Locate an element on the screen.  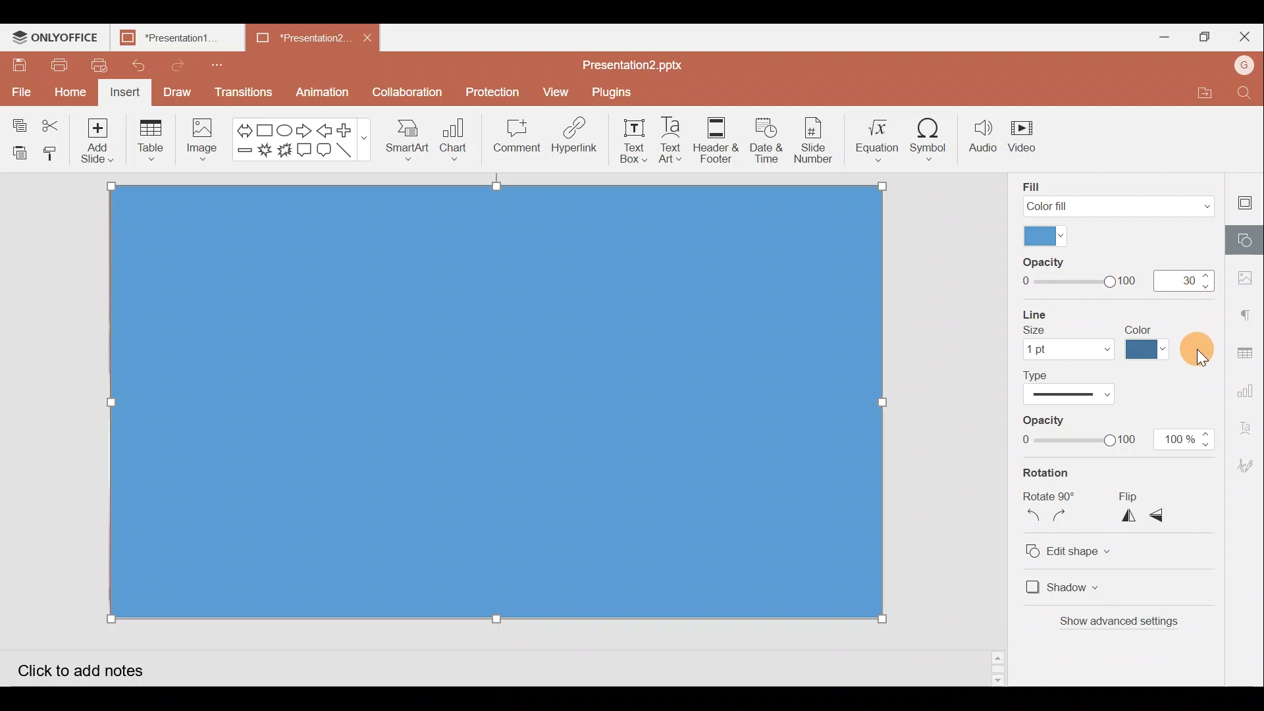
Left right arrow is located at coordinates (244, 126).